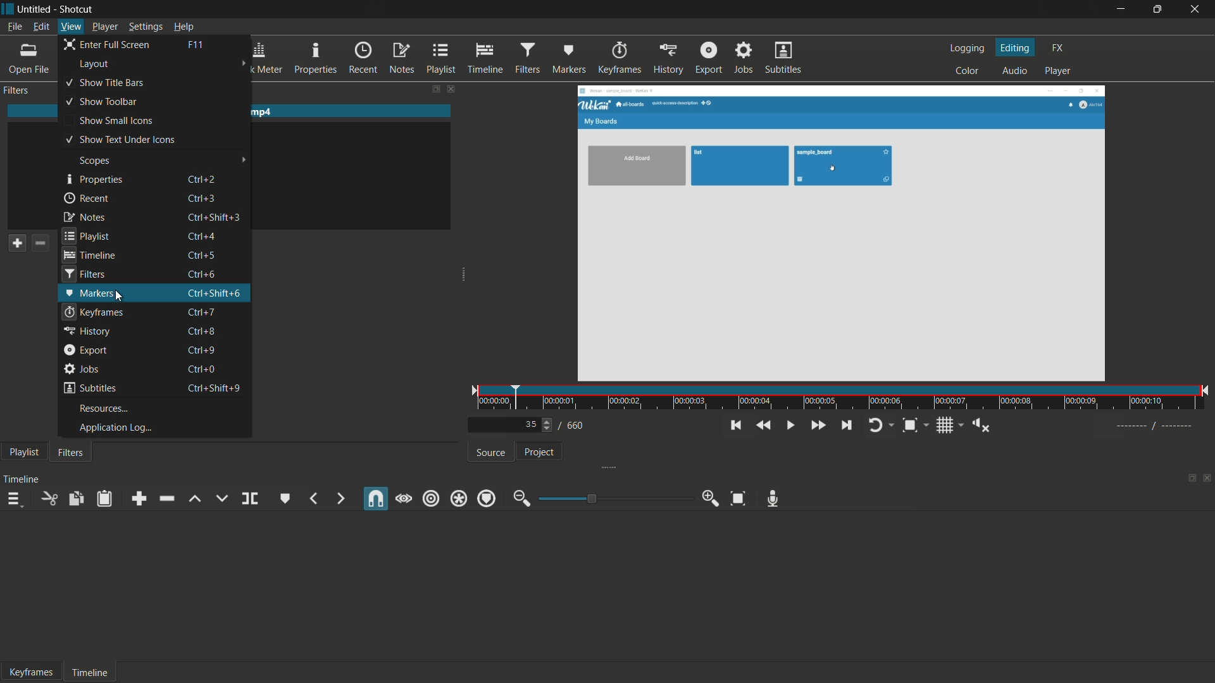 This screenshot has height=683, width=1215. What do you see at coordinates (105, 27) in the screenshot?
I see `player menu` at bounding box center [105, 27].